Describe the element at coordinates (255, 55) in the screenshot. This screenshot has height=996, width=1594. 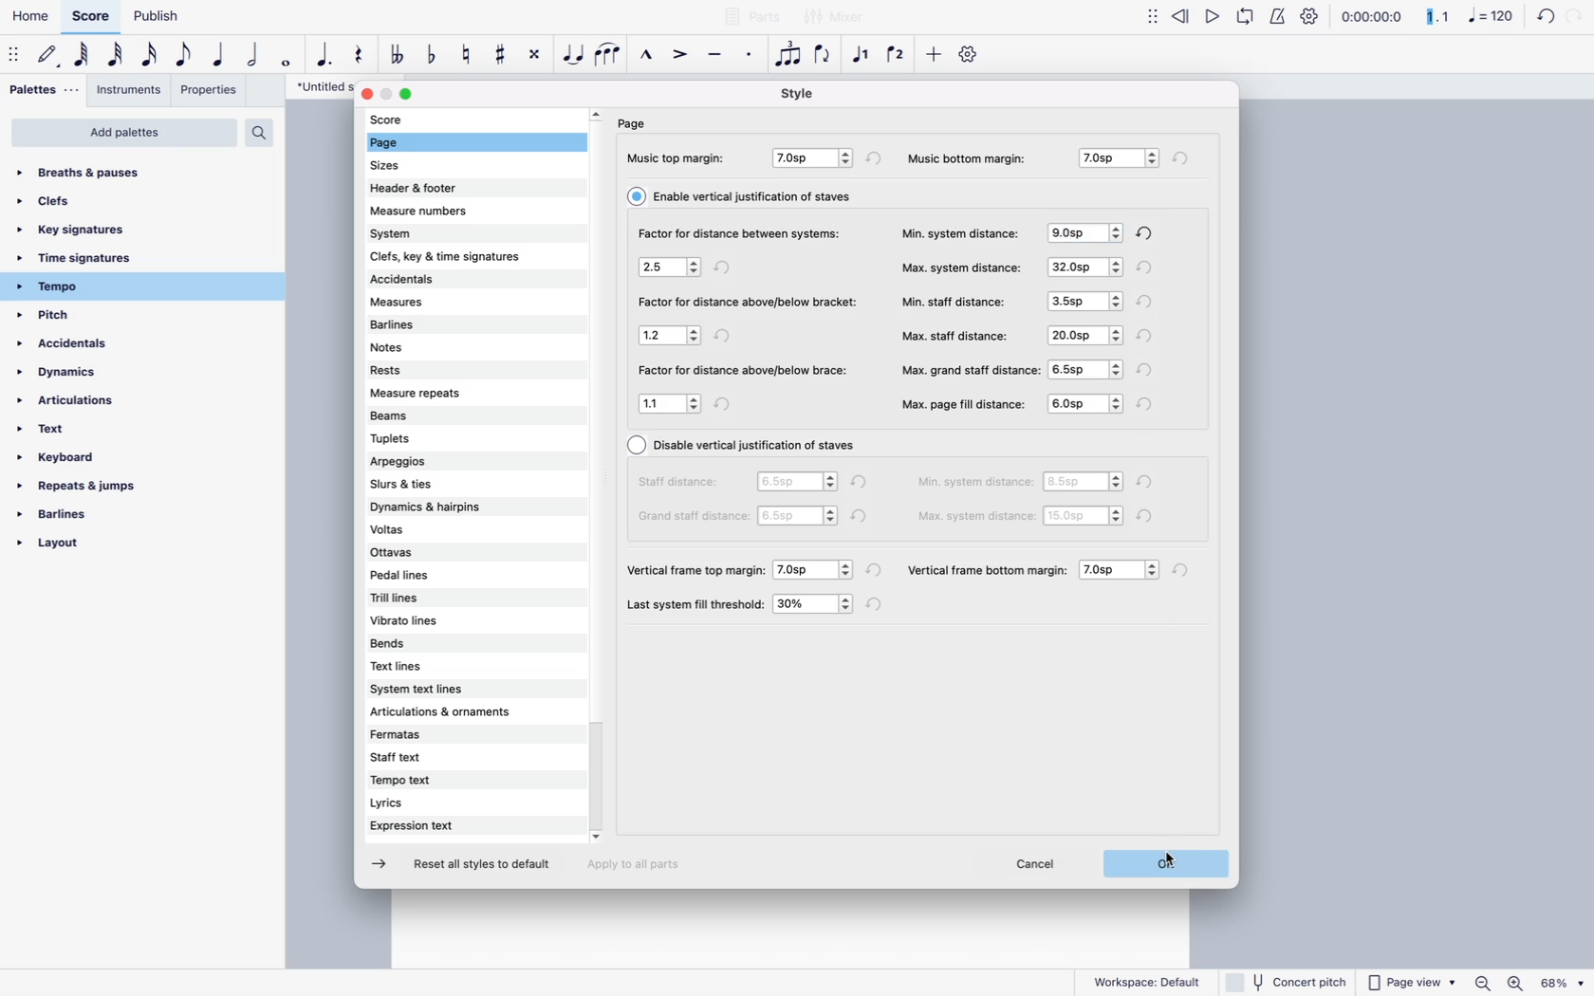
I see `half note` at that location.